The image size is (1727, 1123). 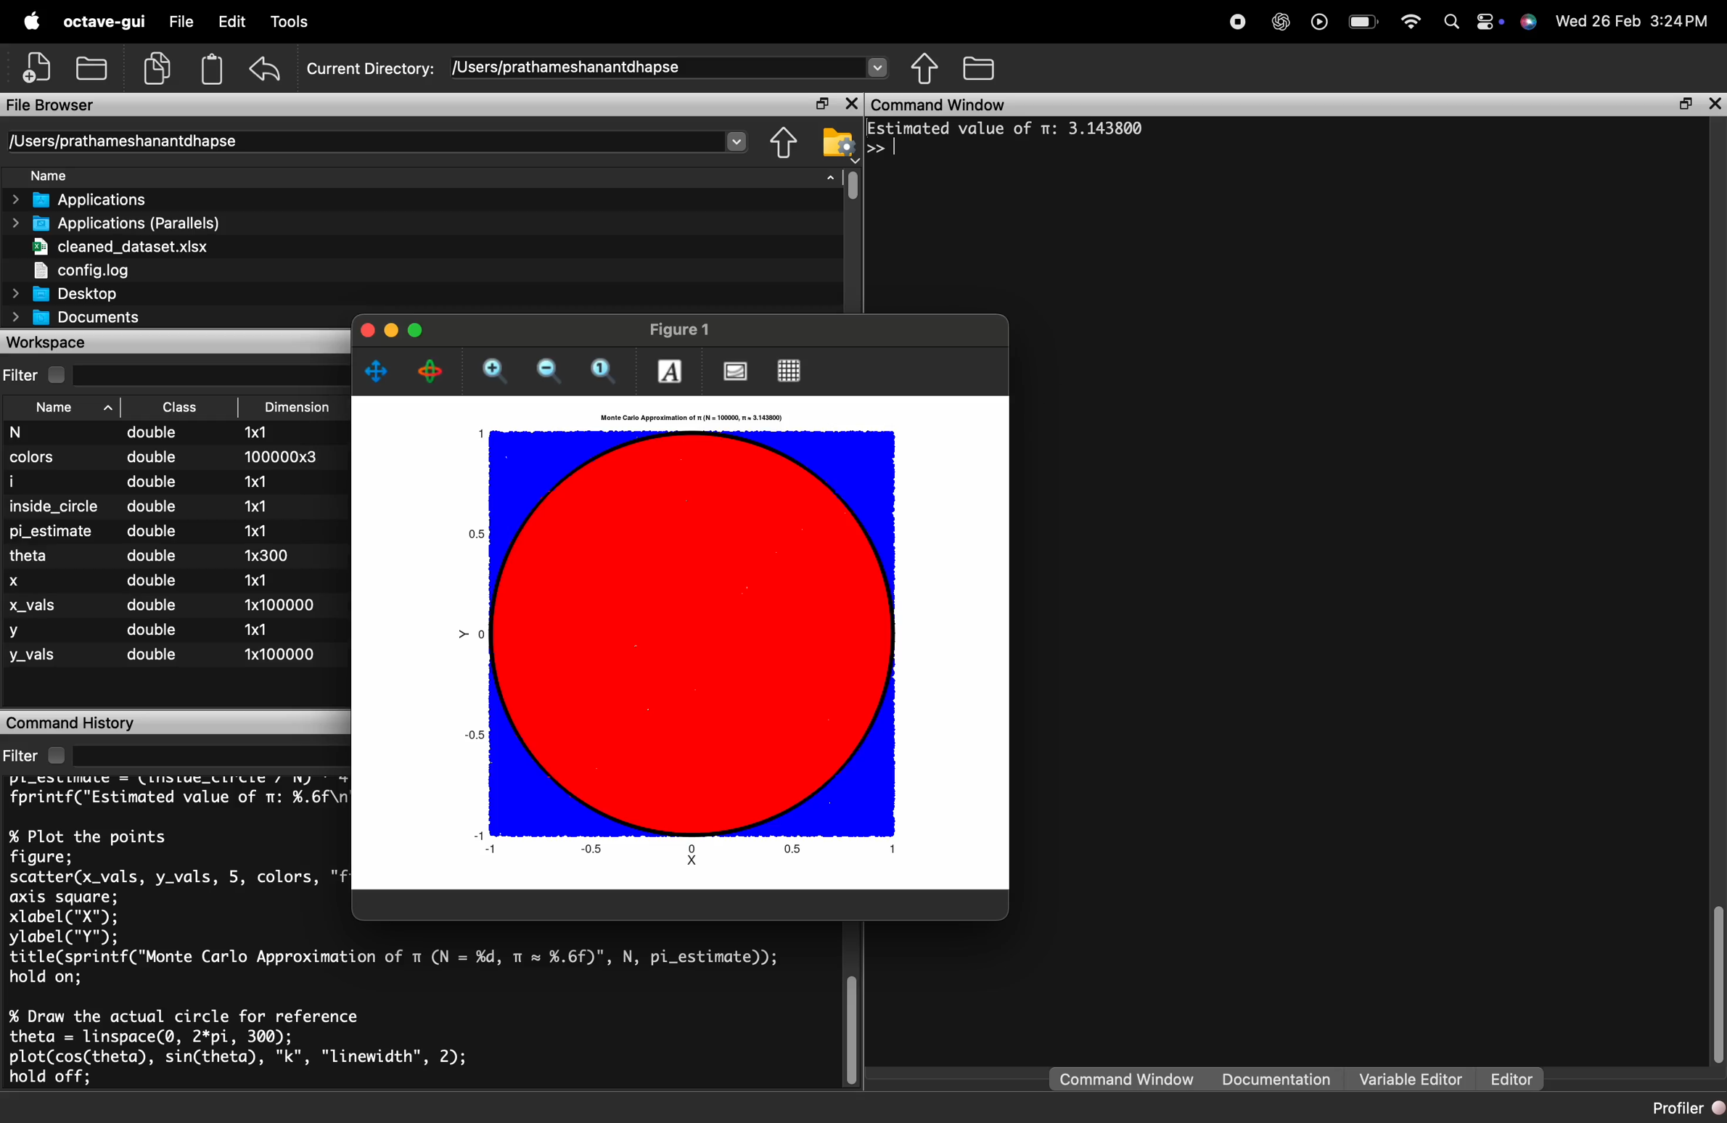 What do you see at coordinates (684, 649) in the screenshot?
I see `Graph` at bounding box center [684, 649].